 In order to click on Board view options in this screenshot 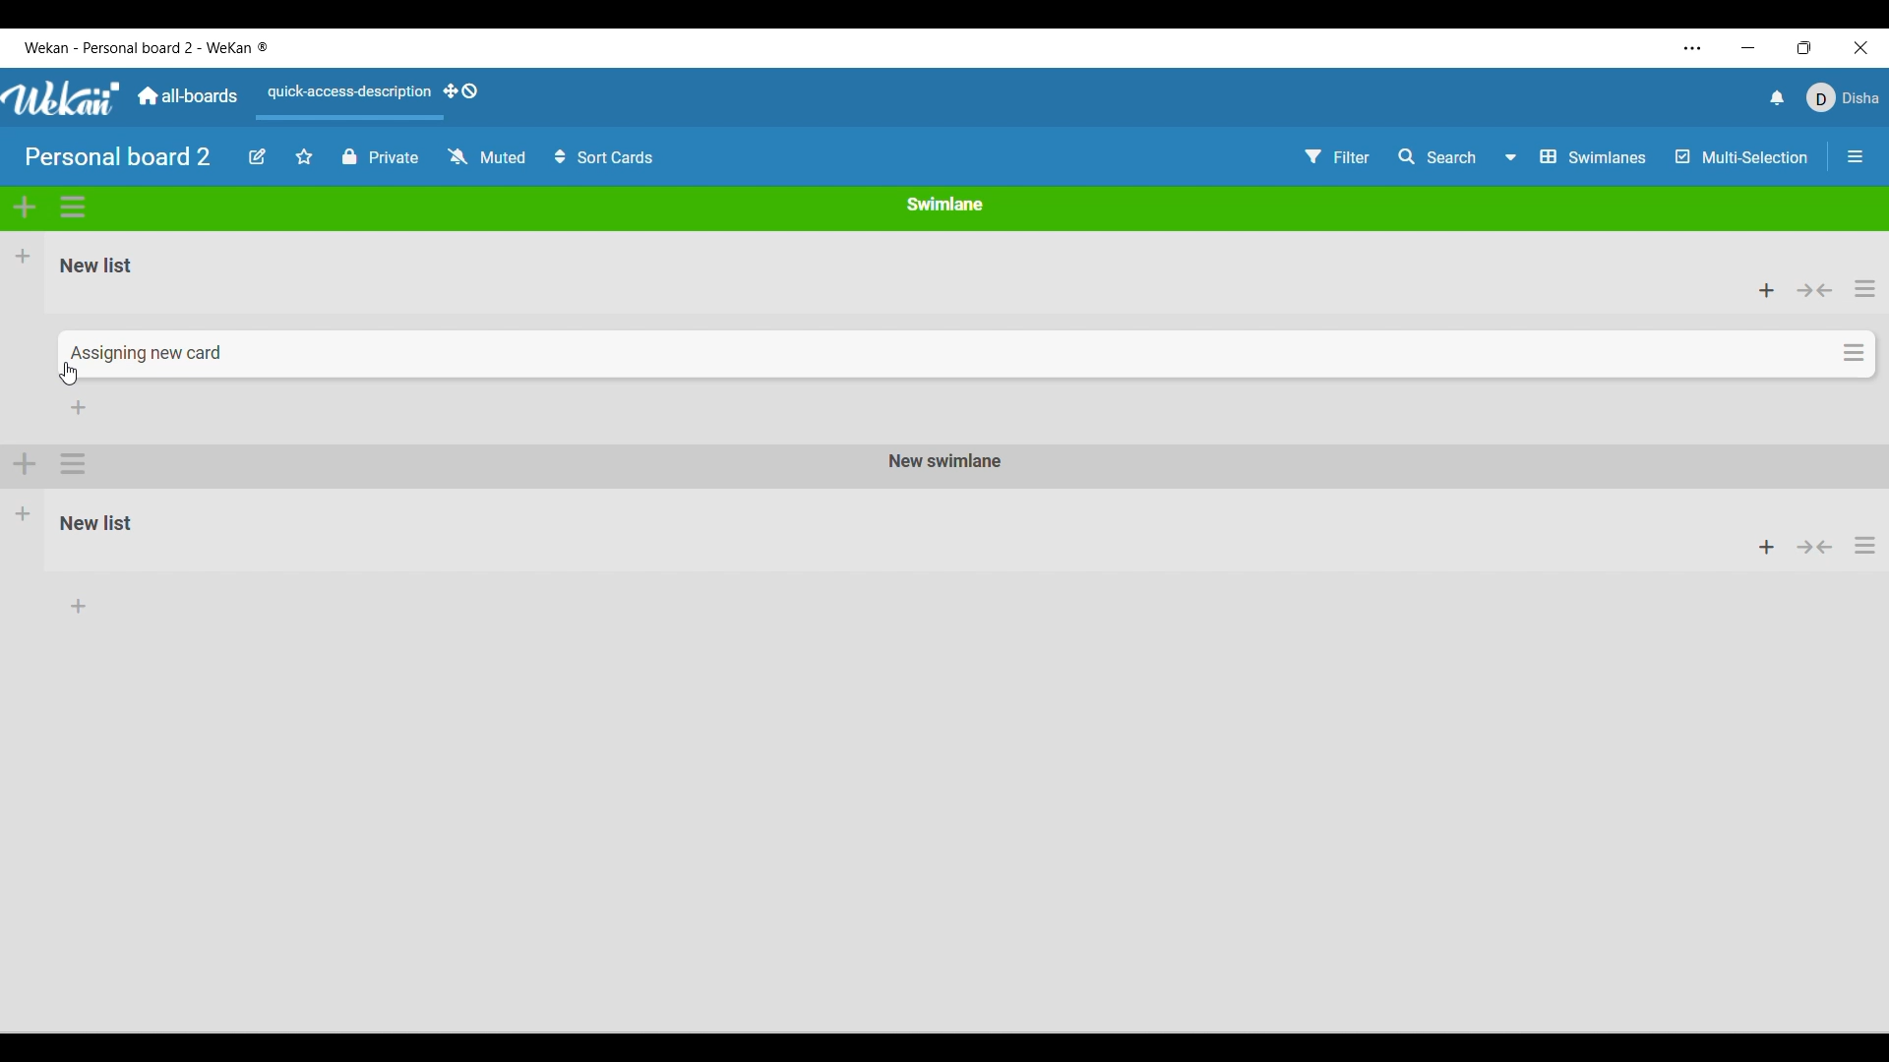, I will do `click(1575, 156)`.